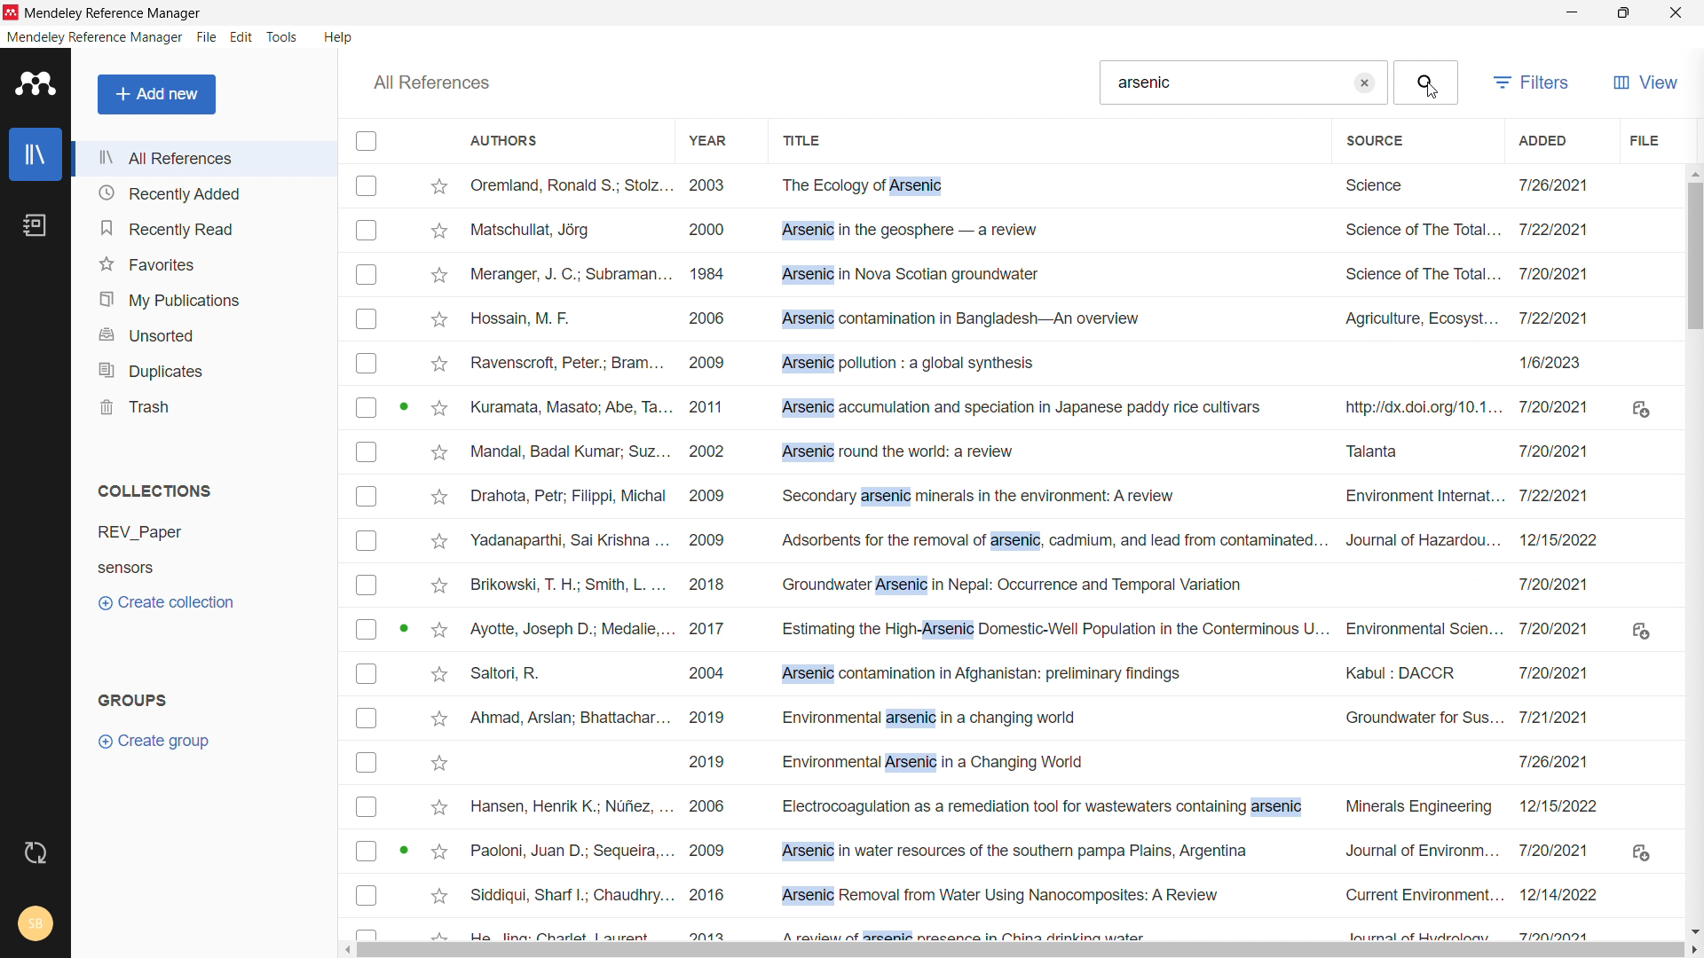 Image resolution: width=1704 pixels, height=958 pixels. What do you see at coordinates (1012, 951) in the screenshot?
I see `horizontal scrollbar` at bounding box center [1012, 951].